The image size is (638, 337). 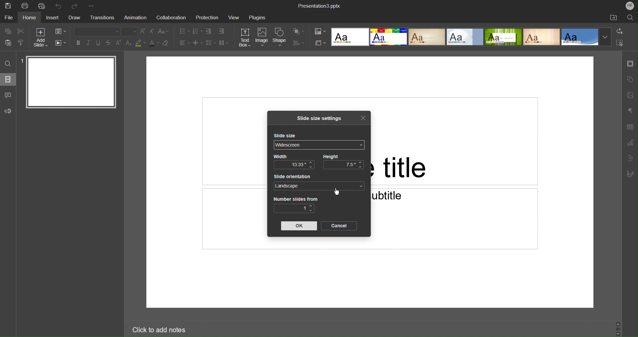 What do you see at coordinates (93, 5) in the screenshot?
I see `More` at bounding box center [93, 5].